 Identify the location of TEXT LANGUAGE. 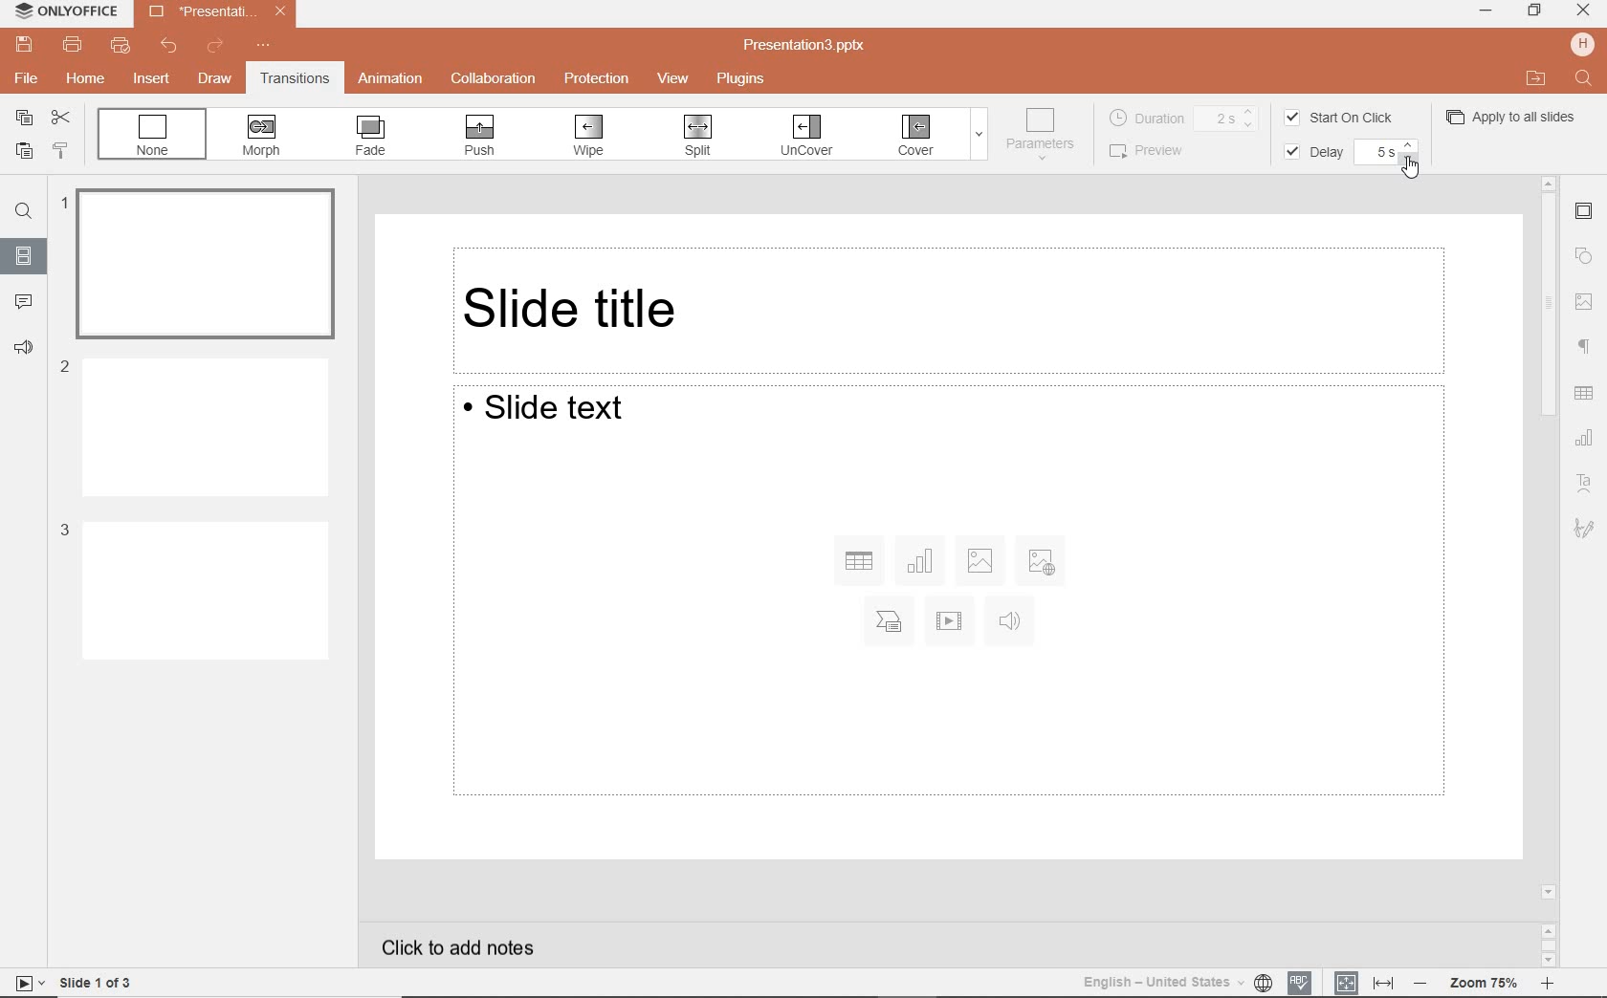
(1176, 982).